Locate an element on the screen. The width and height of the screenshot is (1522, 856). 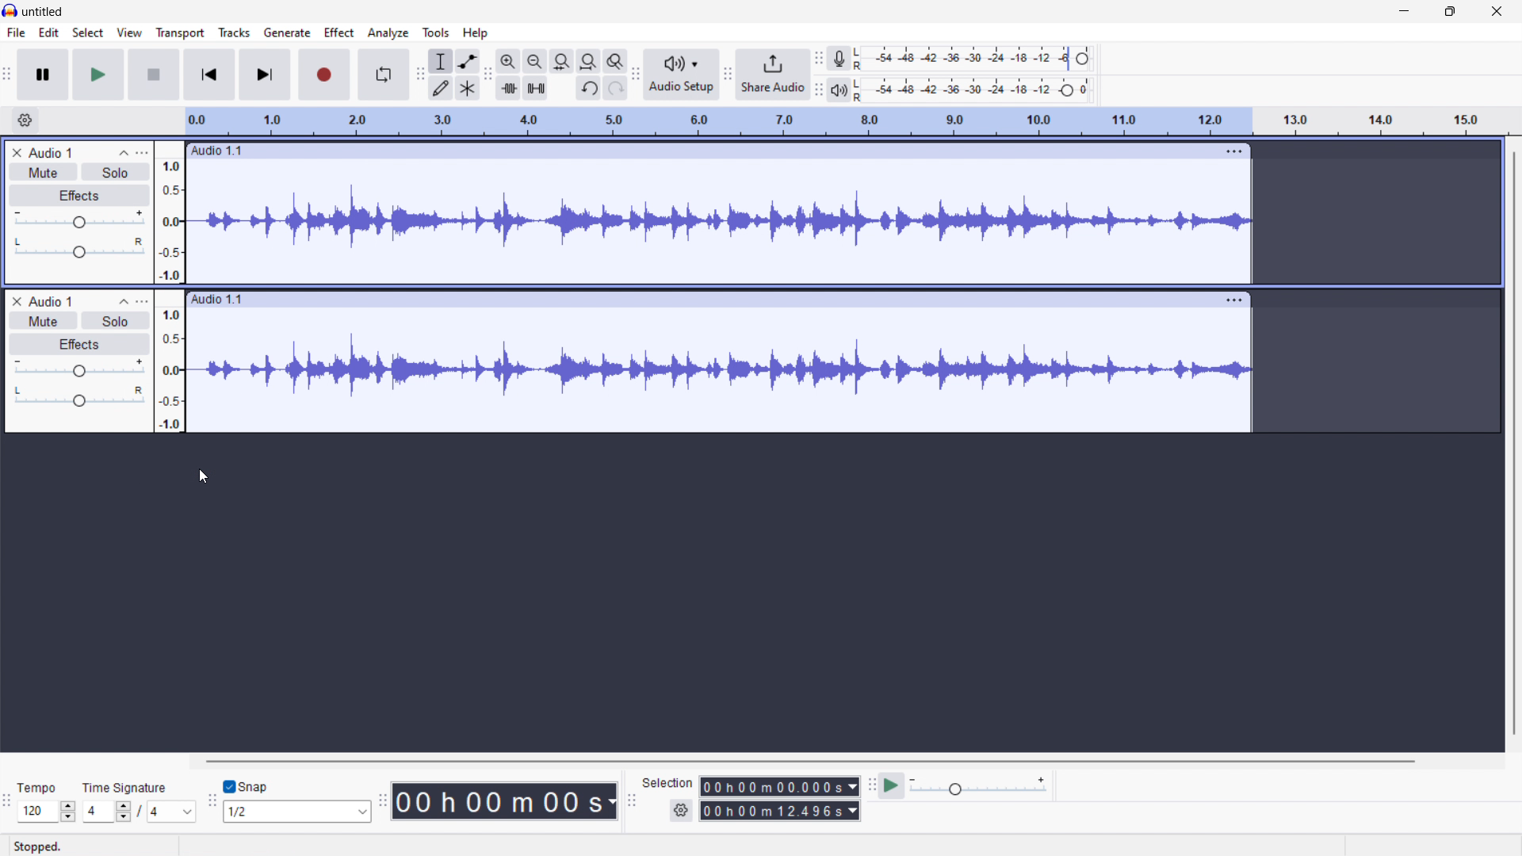
skip to end is located at coordinates (266, 74).